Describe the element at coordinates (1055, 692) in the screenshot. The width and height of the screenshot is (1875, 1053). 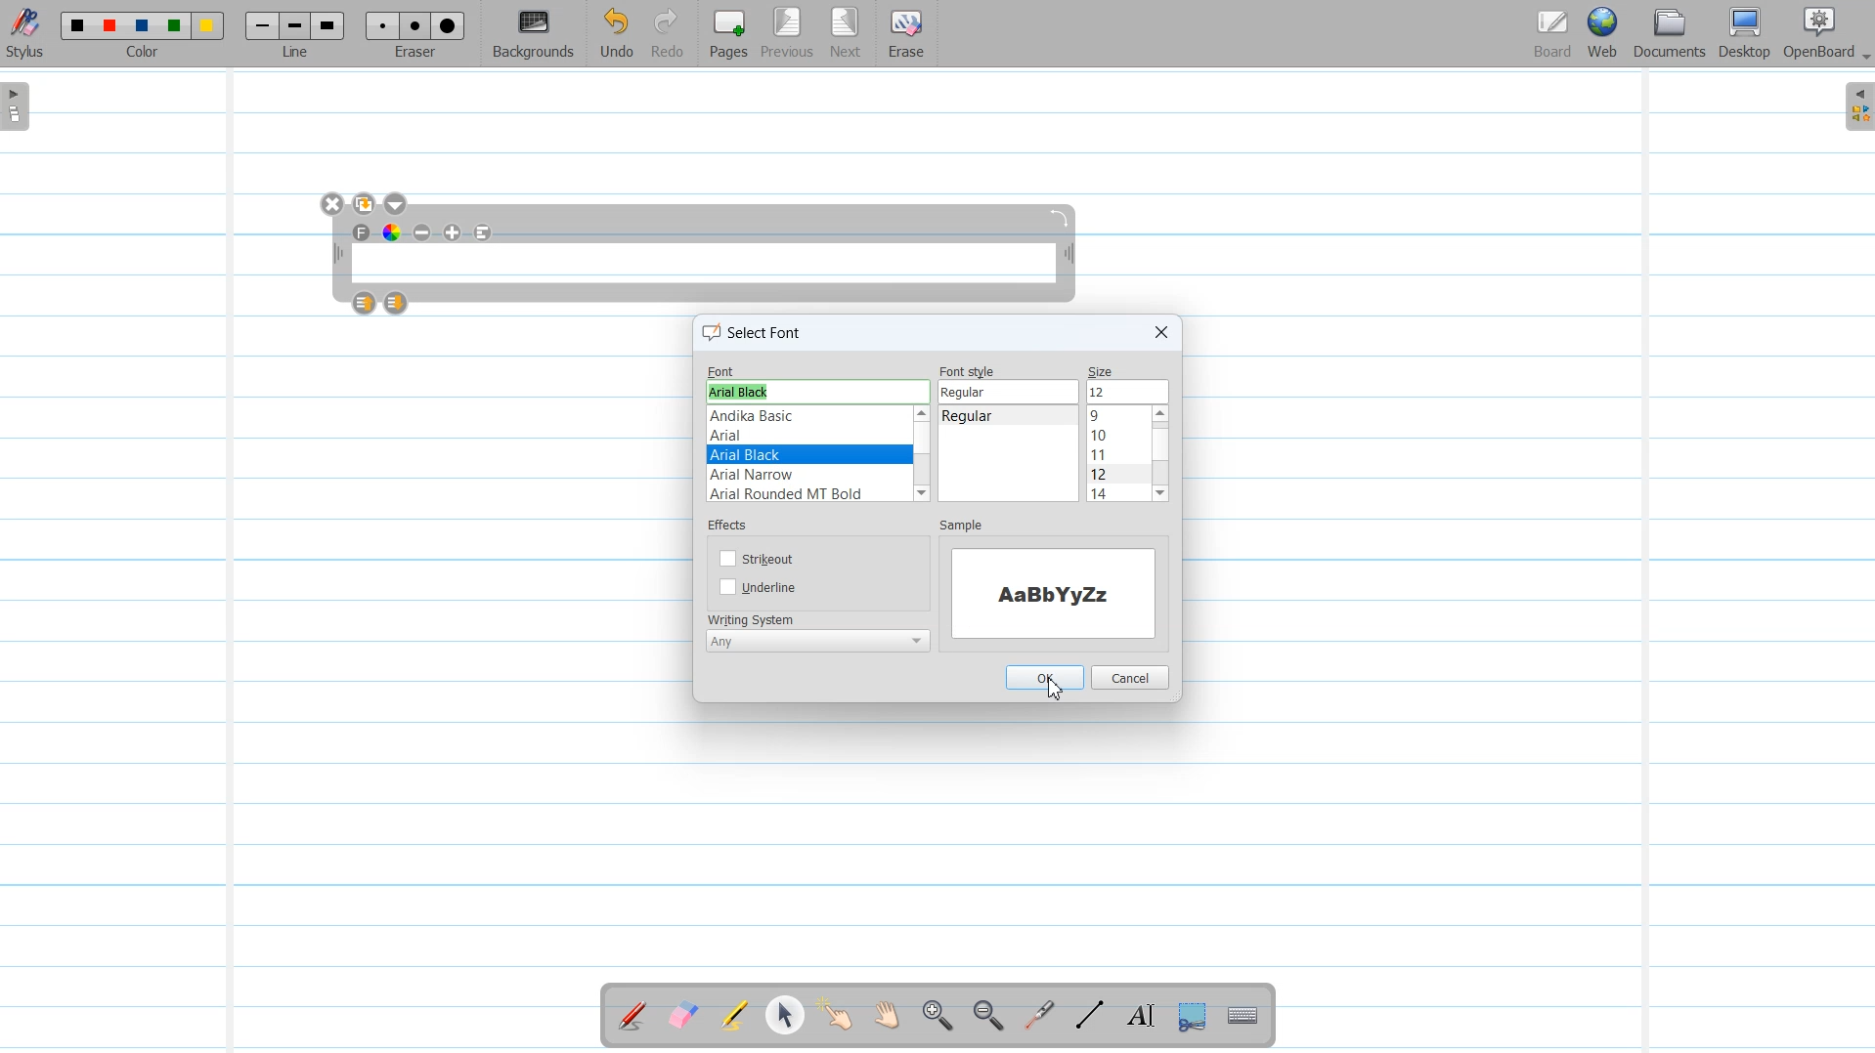
I see `Cursor` at that location.